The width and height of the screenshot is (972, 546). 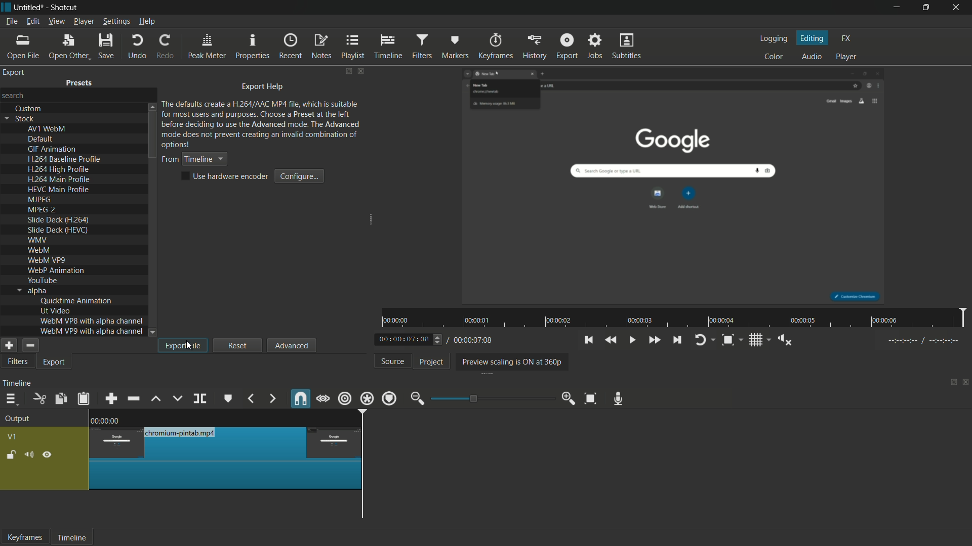 What do you see at coordinates (321, 47) in the screenshot?
I see `notes` at bounding box center [321, 47].